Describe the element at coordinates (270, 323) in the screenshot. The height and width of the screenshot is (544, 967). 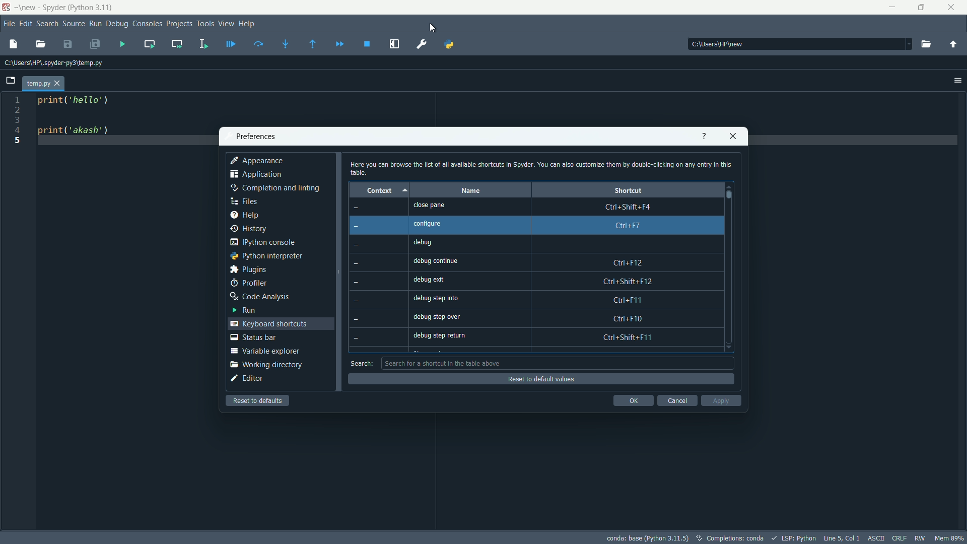
I see `keyboard shortcuts` at that location.